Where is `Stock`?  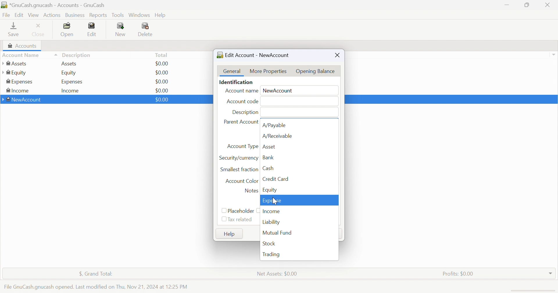 Stock is located at coordinates (270, 244).